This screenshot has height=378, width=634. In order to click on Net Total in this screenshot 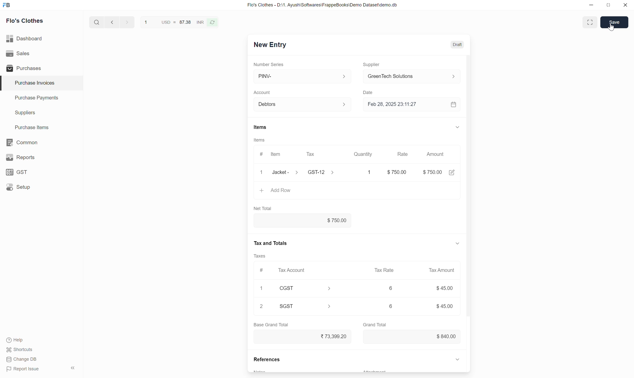, I will do `click(263, 209)`.